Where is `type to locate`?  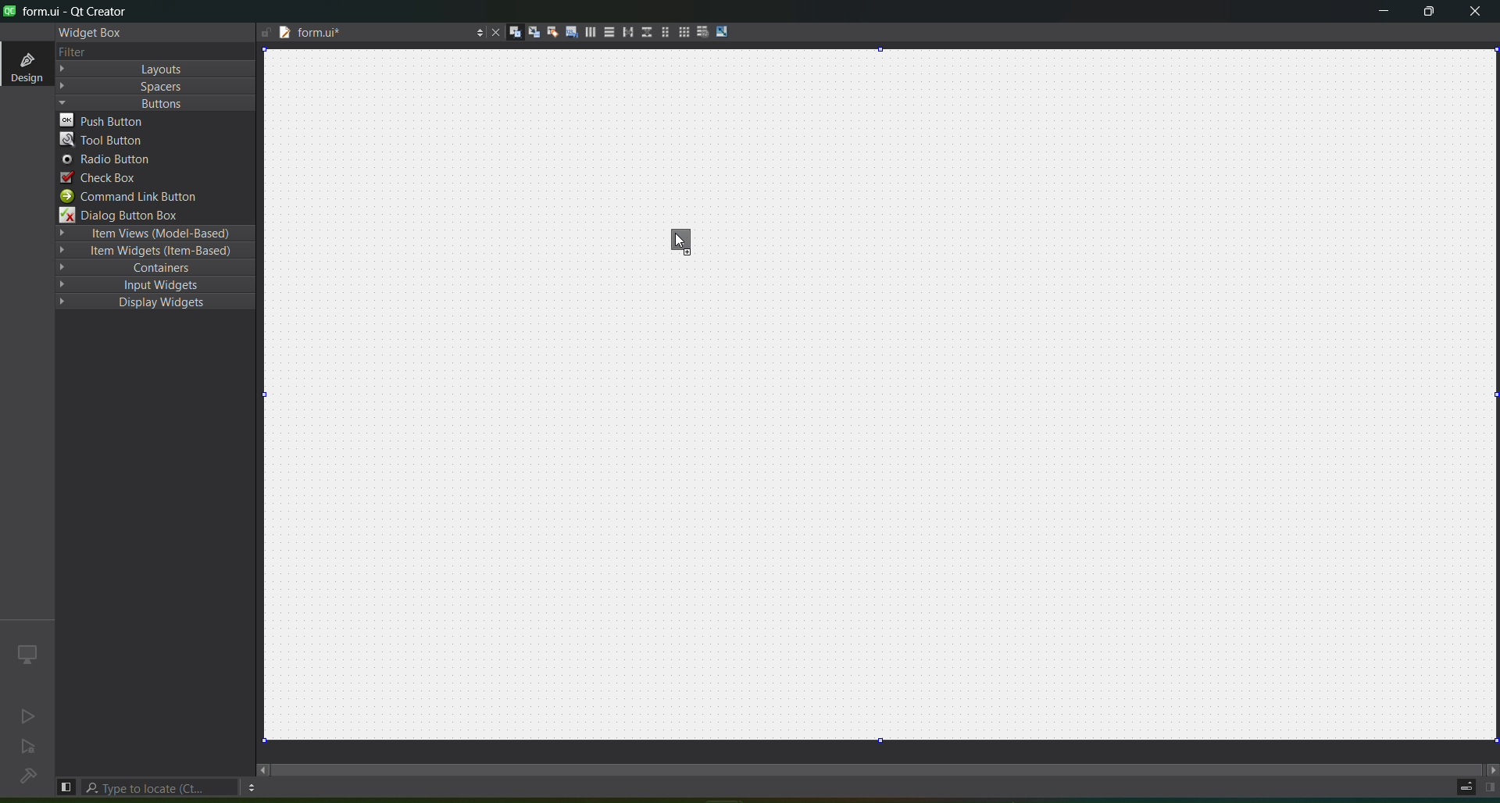
type to locate is located at coordinates (161, 787).